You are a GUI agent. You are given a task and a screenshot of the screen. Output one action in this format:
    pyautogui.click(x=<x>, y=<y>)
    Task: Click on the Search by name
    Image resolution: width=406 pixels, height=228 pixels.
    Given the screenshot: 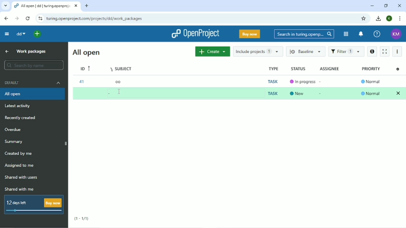 What is the action you would take?
    pyautogui.click(x=33, y=65)
    